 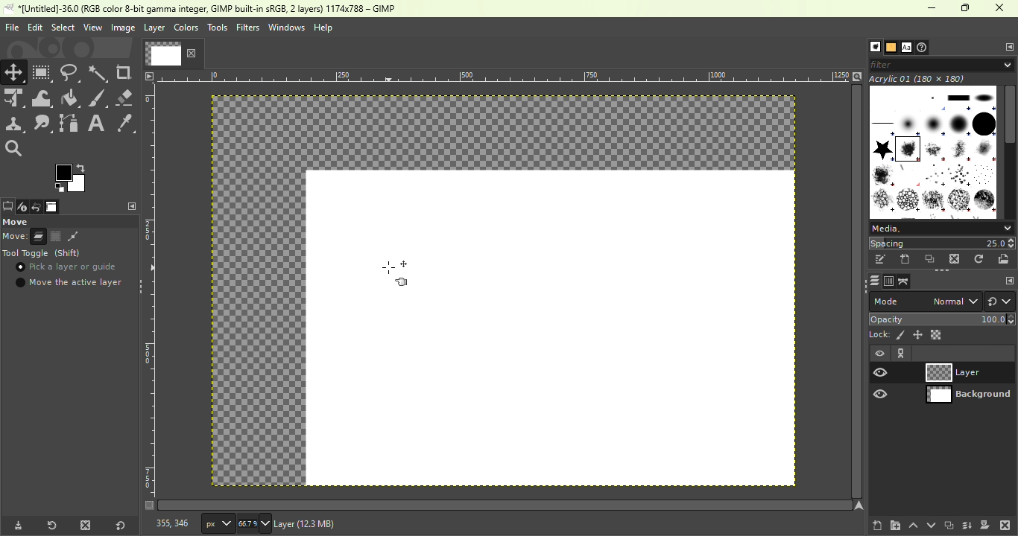 I want to click on Eraser tool, so click(x=126, y=98).